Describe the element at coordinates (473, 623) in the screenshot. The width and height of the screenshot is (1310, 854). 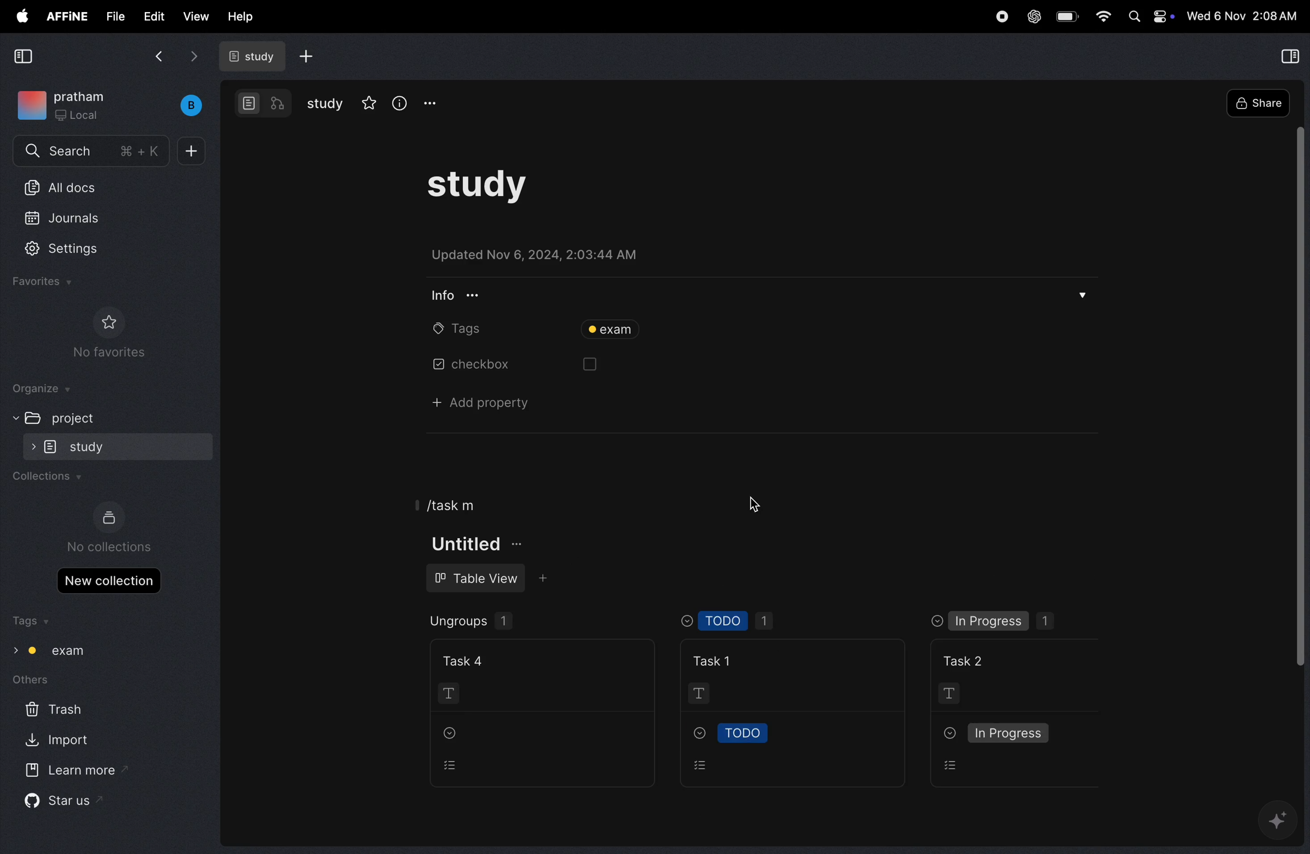
I see `ungroups` at that location.